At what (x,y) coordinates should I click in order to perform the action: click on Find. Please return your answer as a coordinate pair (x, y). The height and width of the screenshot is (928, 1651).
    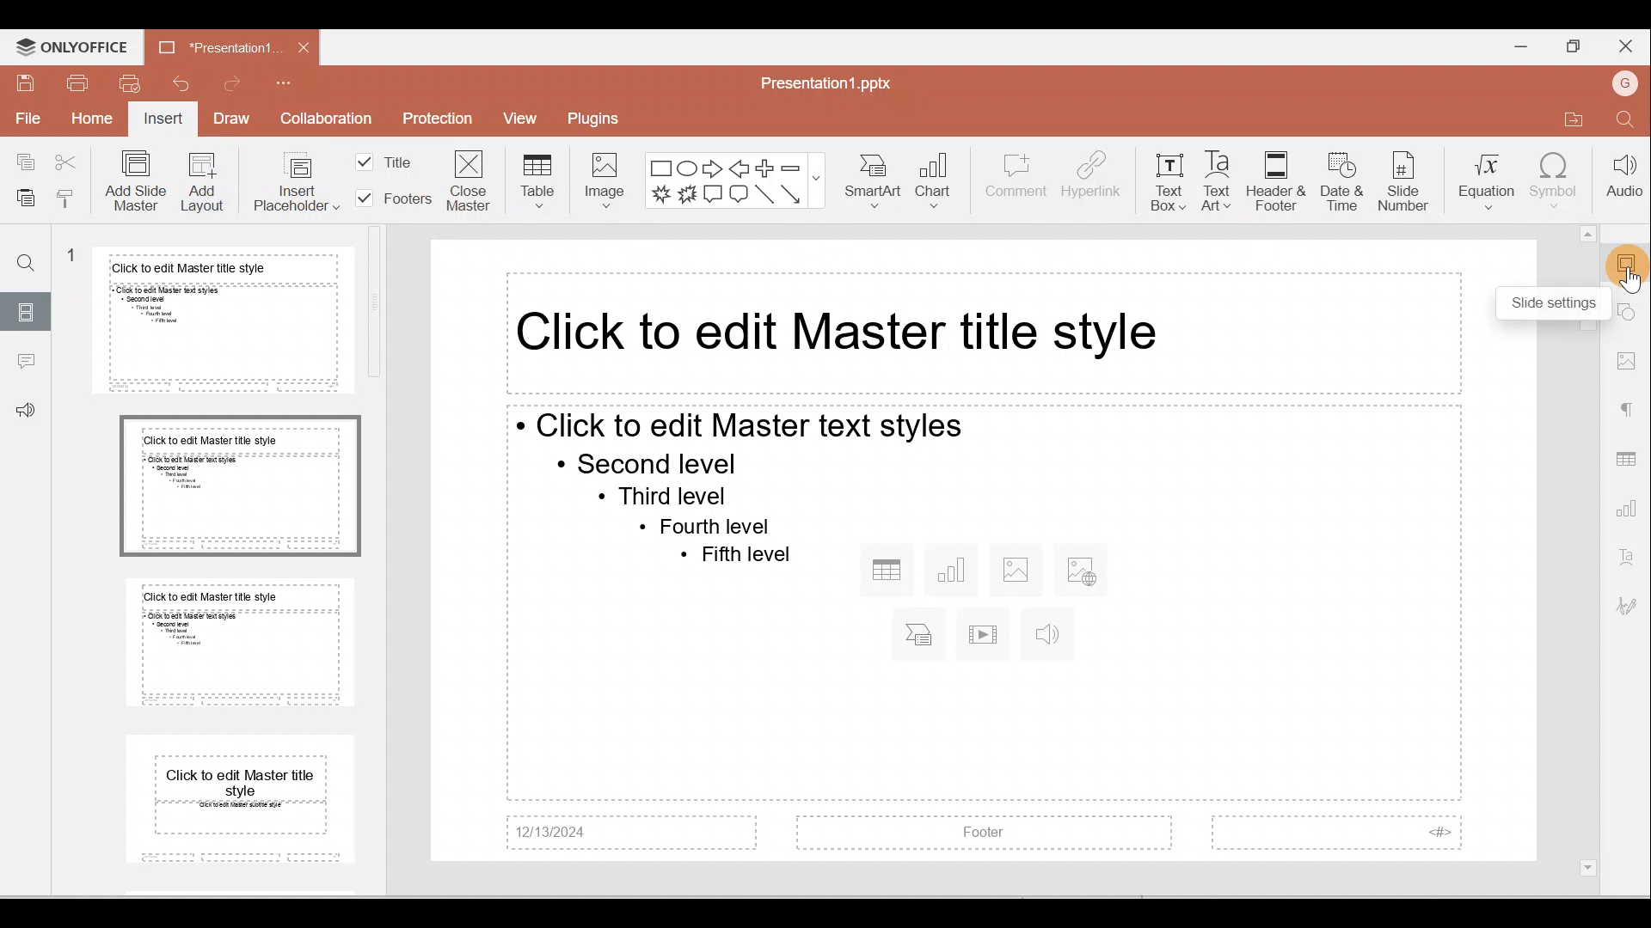
    Looking at the image, I should click on (27, 258).